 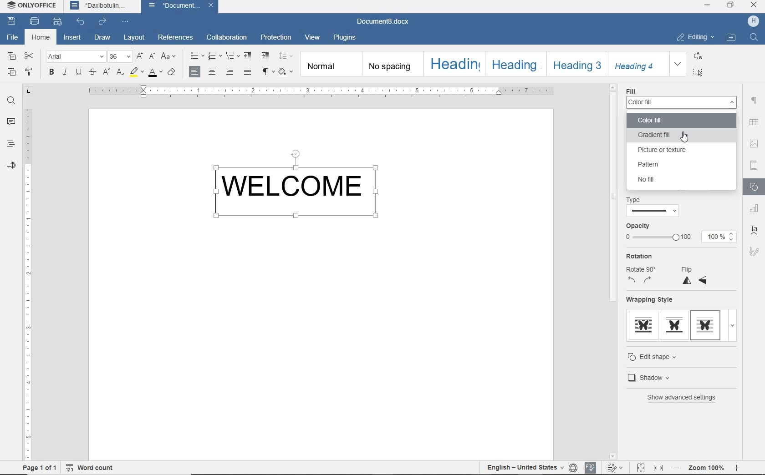 What do you see at coordinates (103, 21) in the screenshot?
I see `REDO` at bounding box center [103, 21].